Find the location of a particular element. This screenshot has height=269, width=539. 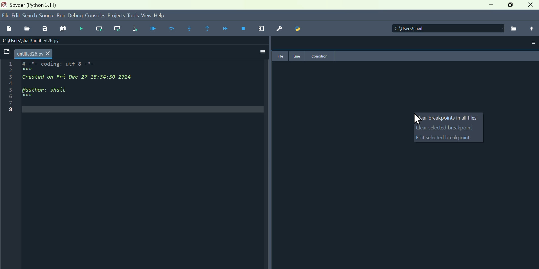

untitled26.py is located at coordinates (35, 53).